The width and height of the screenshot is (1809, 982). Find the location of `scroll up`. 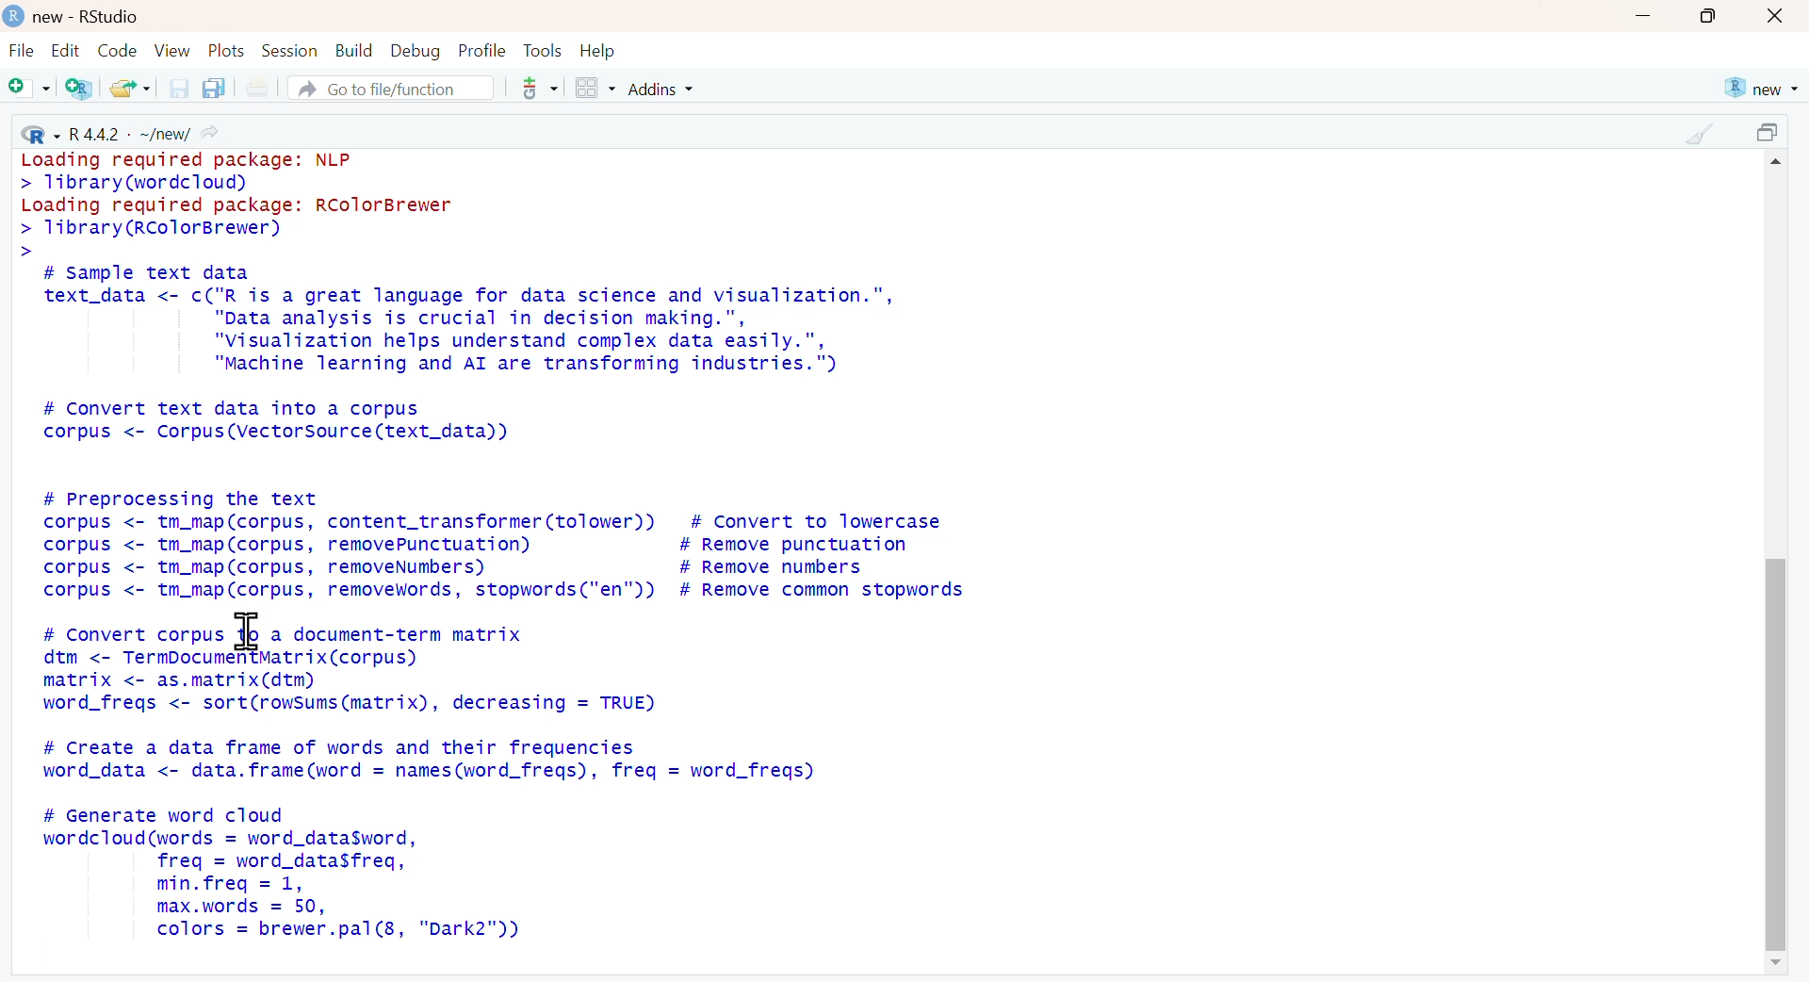

scroll up is located at coordinates (1781, 163).